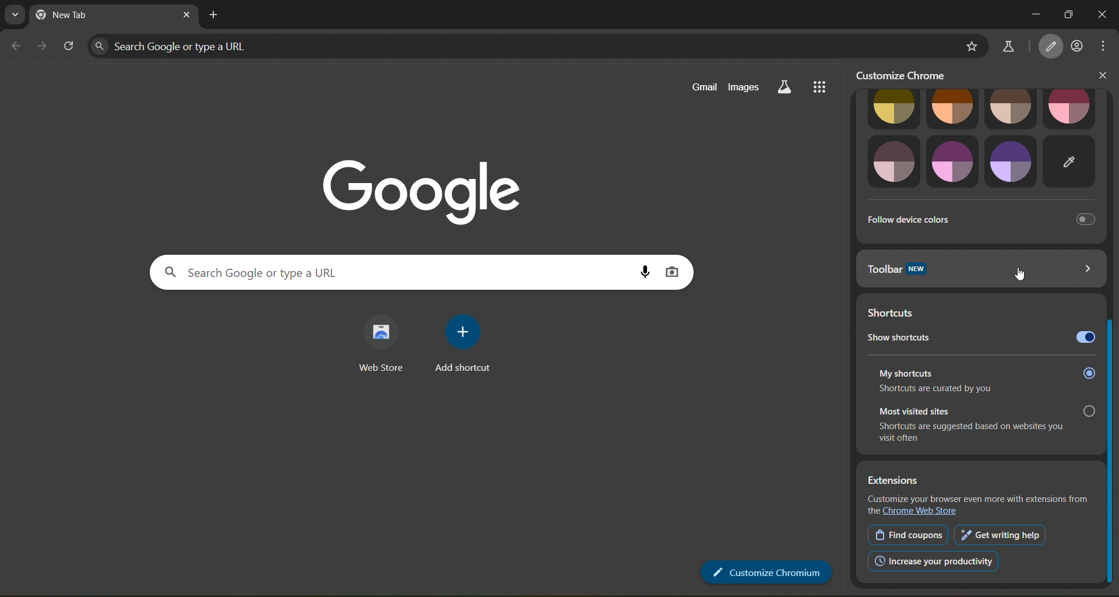 The width and height of the screenshot is (1119, 597). Describe the element at coordinates (909, 75) in the screenshot. I see `customize chrome` at that location.